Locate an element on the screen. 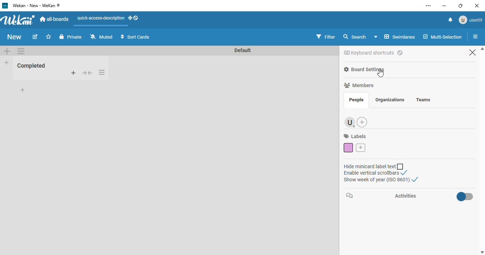 The width and height of the screenshot is (485, 255). list actions is located at coordinates (476, 37).